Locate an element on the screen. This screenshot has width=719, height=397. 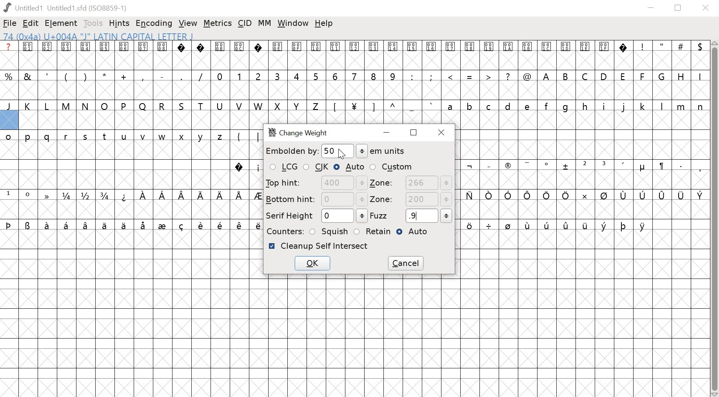
symbols is located at coordinates (132, 225).